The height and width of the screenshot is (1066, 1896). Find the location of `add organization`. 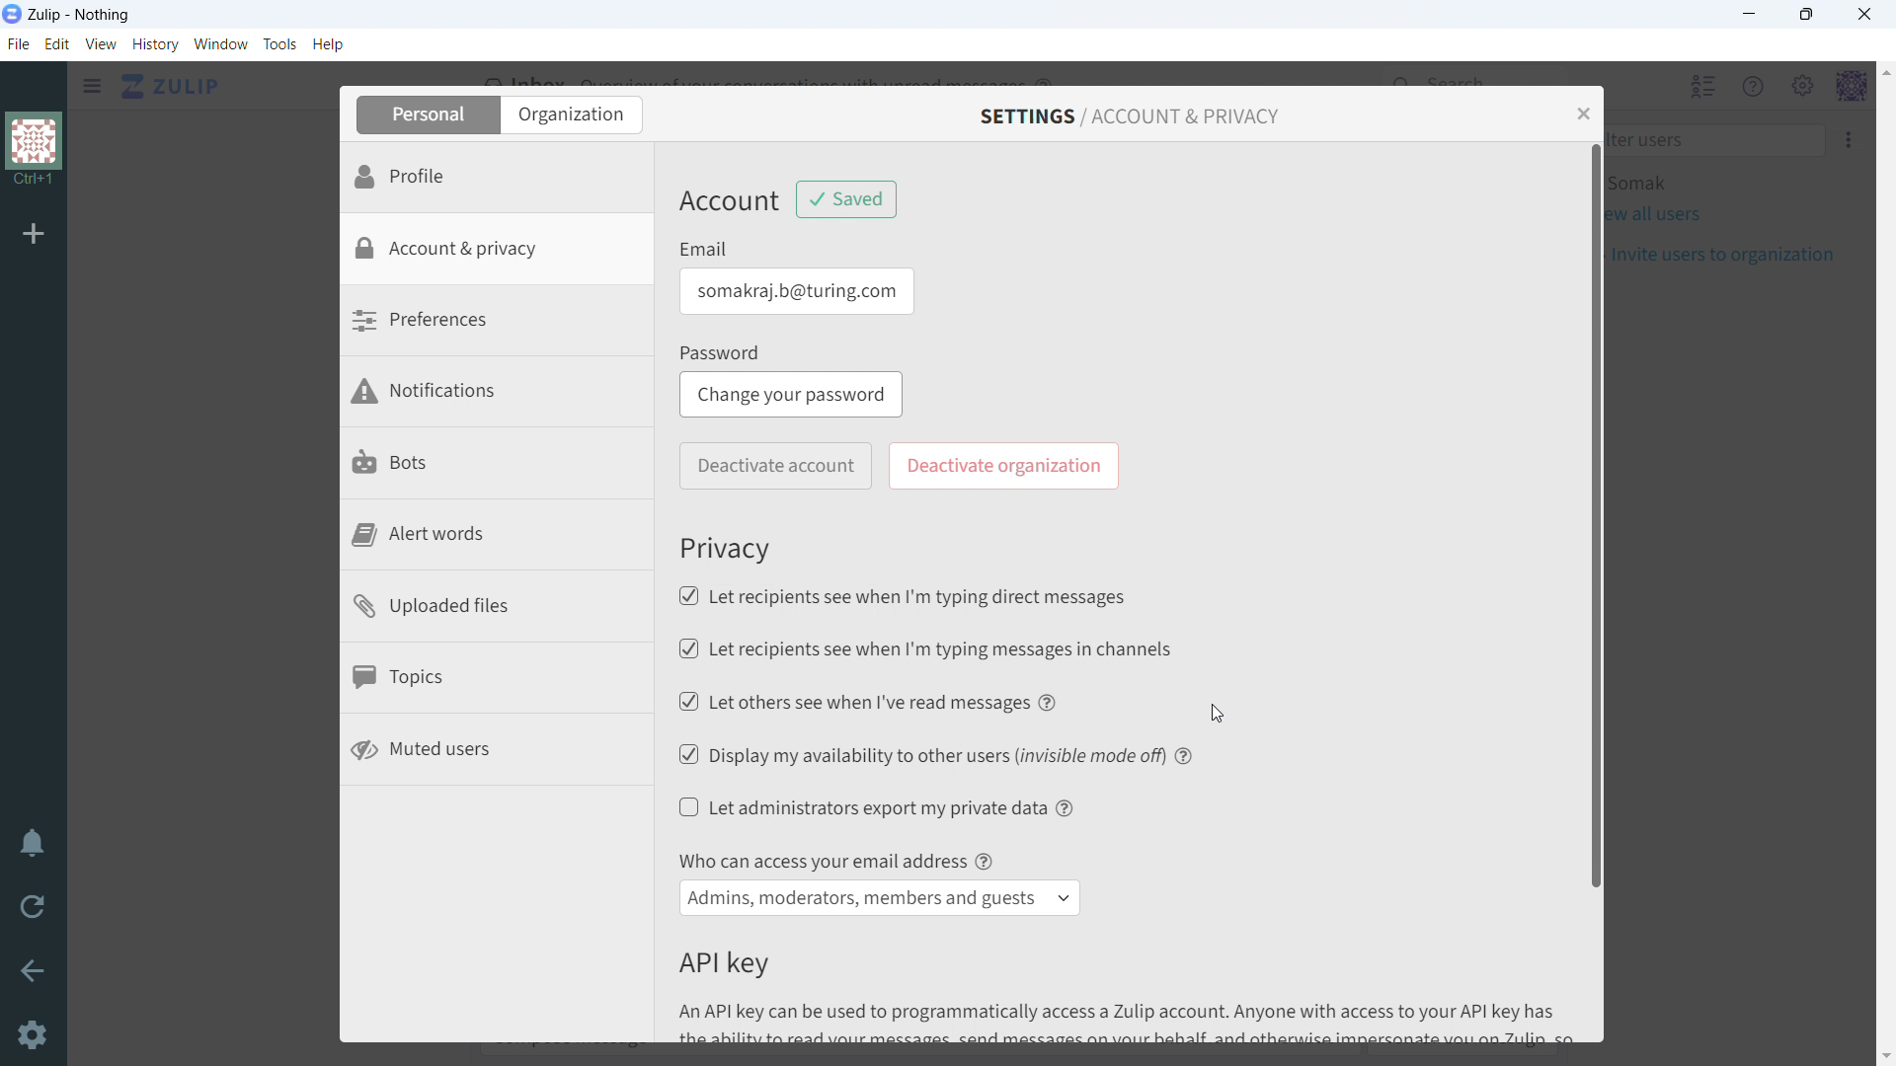

add organization is located at coordinates (34, 232).